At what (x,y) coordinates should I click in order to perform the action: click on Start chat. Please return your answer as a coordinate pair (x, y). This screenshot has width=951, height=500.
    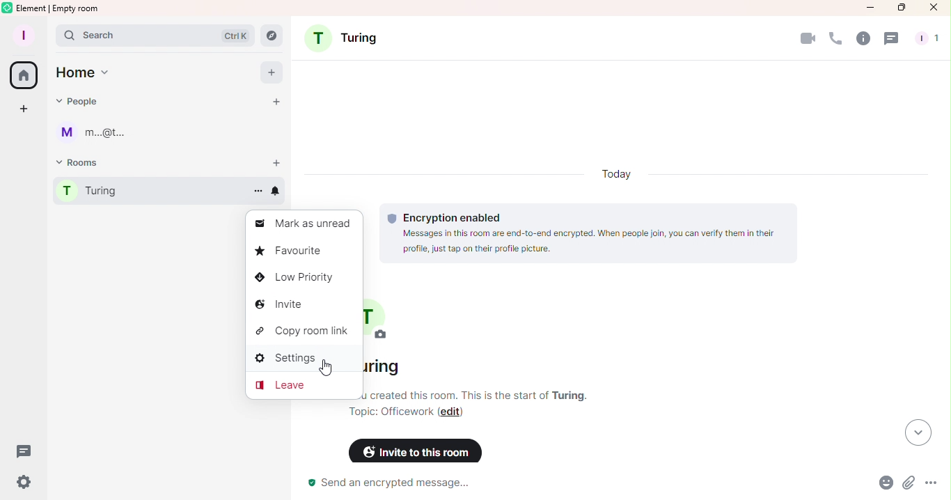
    Looking at the image, I should click on (277, 102).